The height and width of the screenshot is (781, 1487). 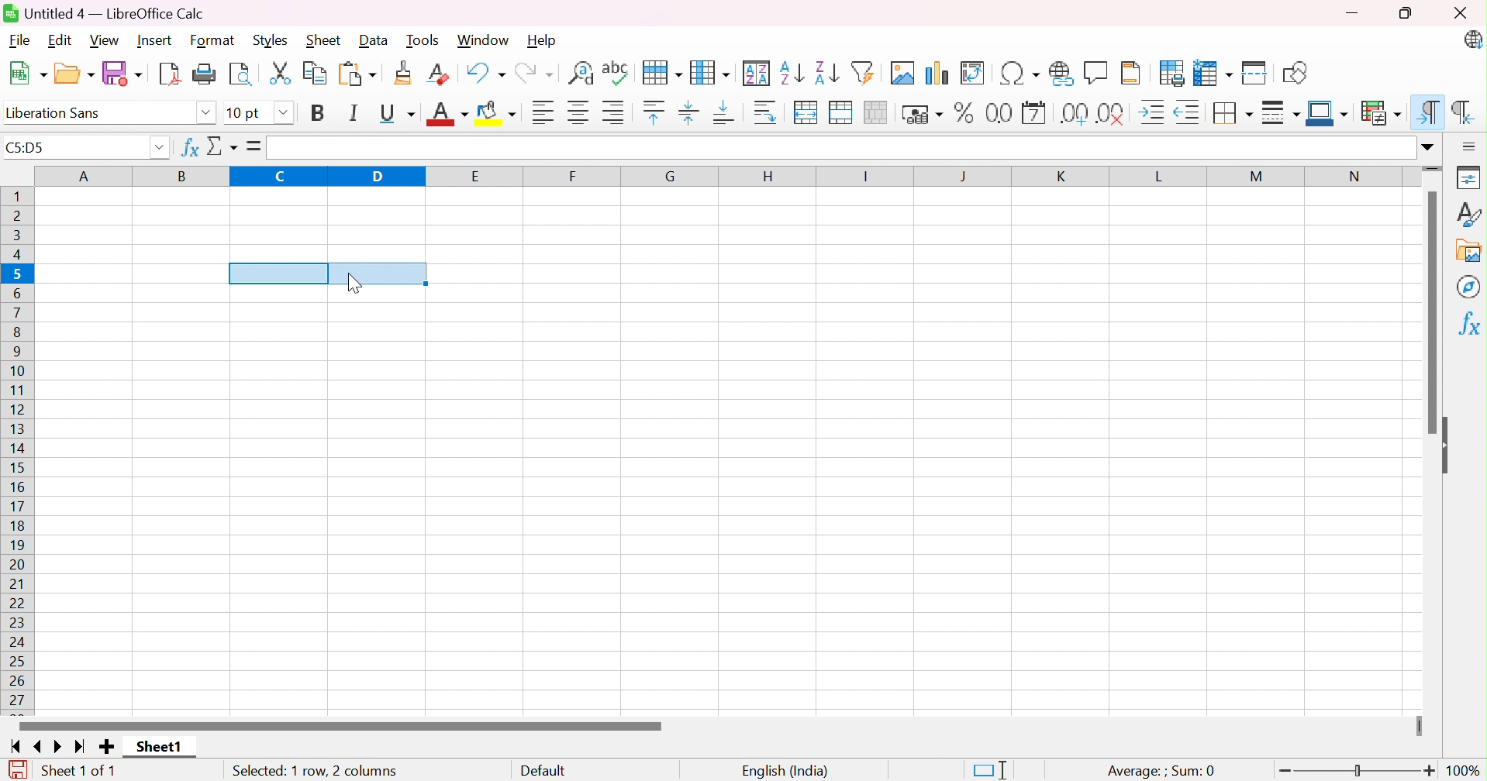 I want to click on Properties, so click(x=1469, y=177).